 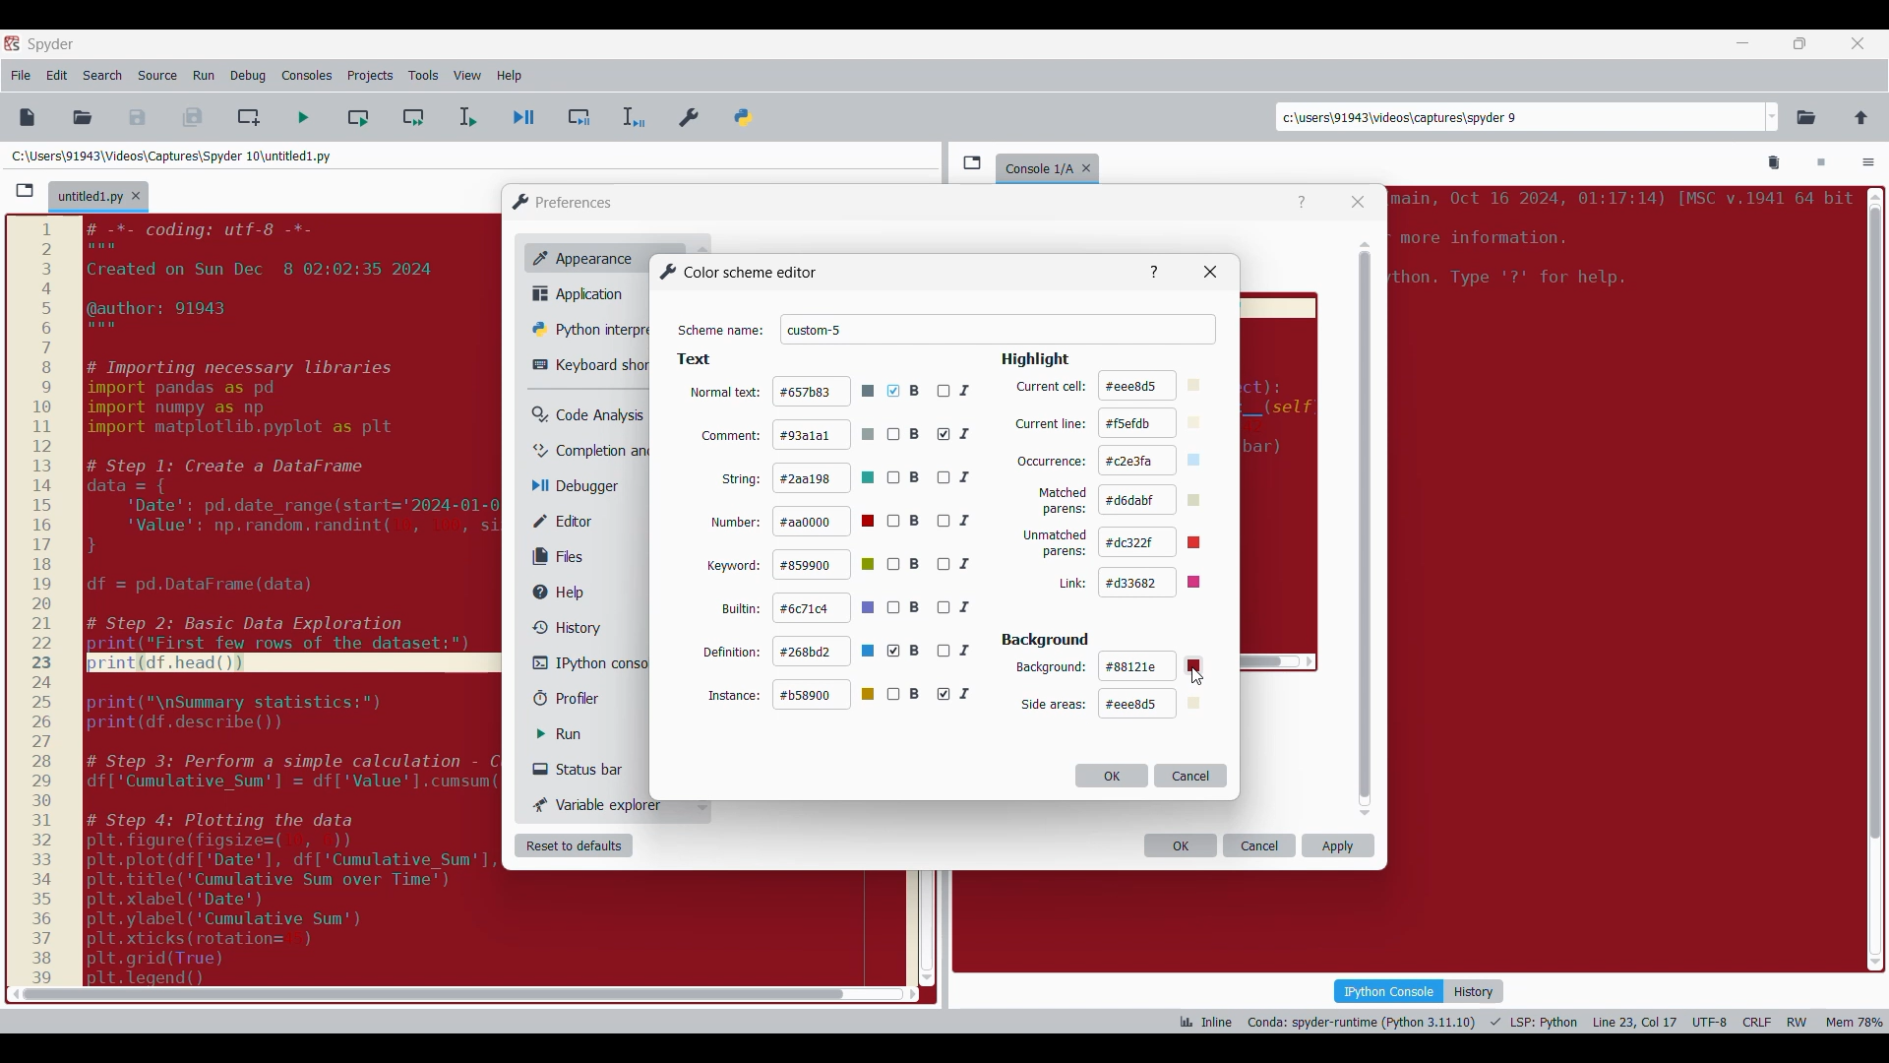 I want to click on B, so click(x=907, y=435).